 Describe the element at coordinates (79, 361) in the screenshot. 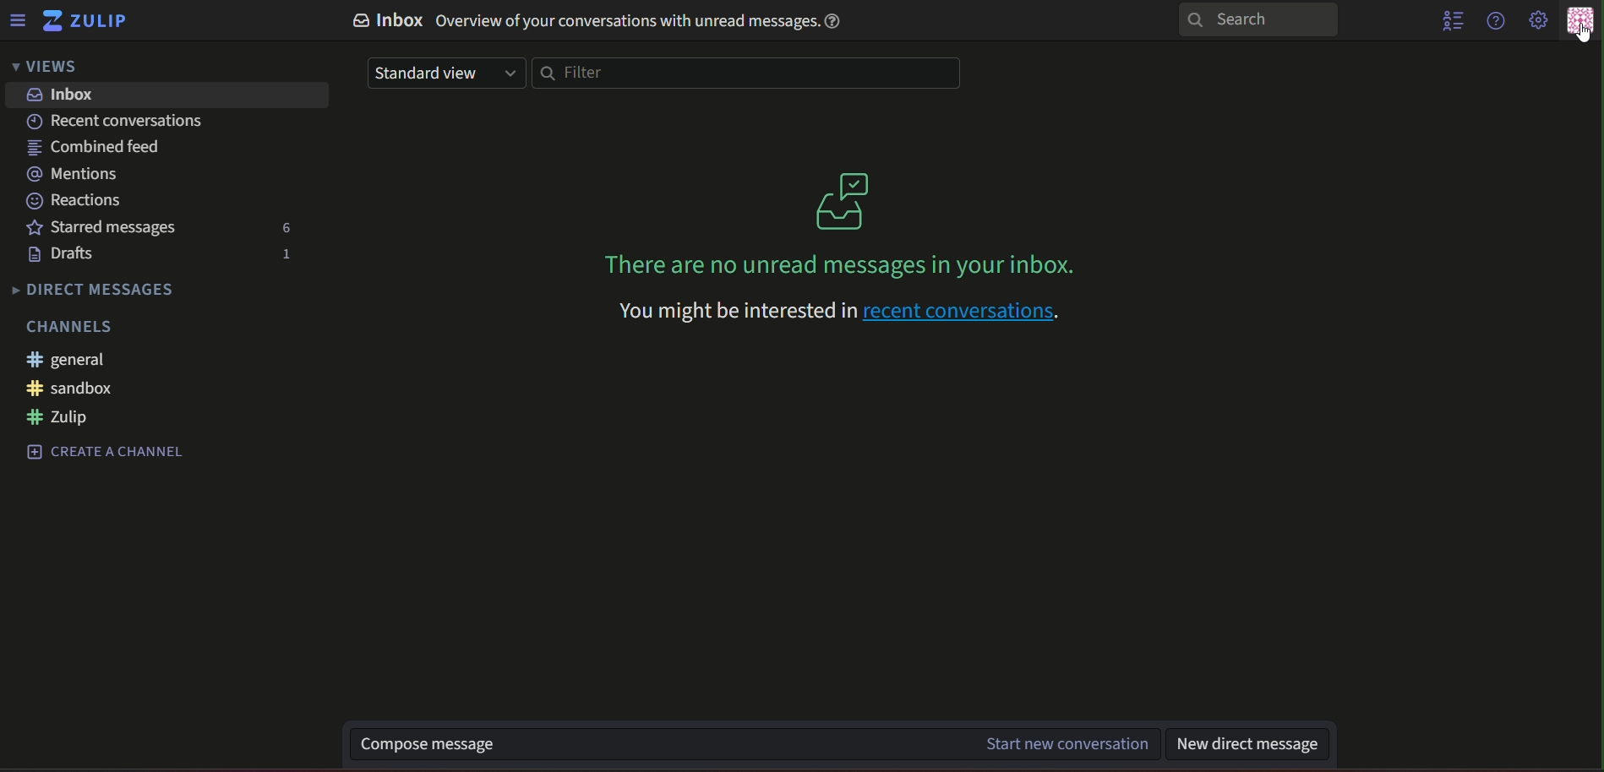

I see `#general` at that location.